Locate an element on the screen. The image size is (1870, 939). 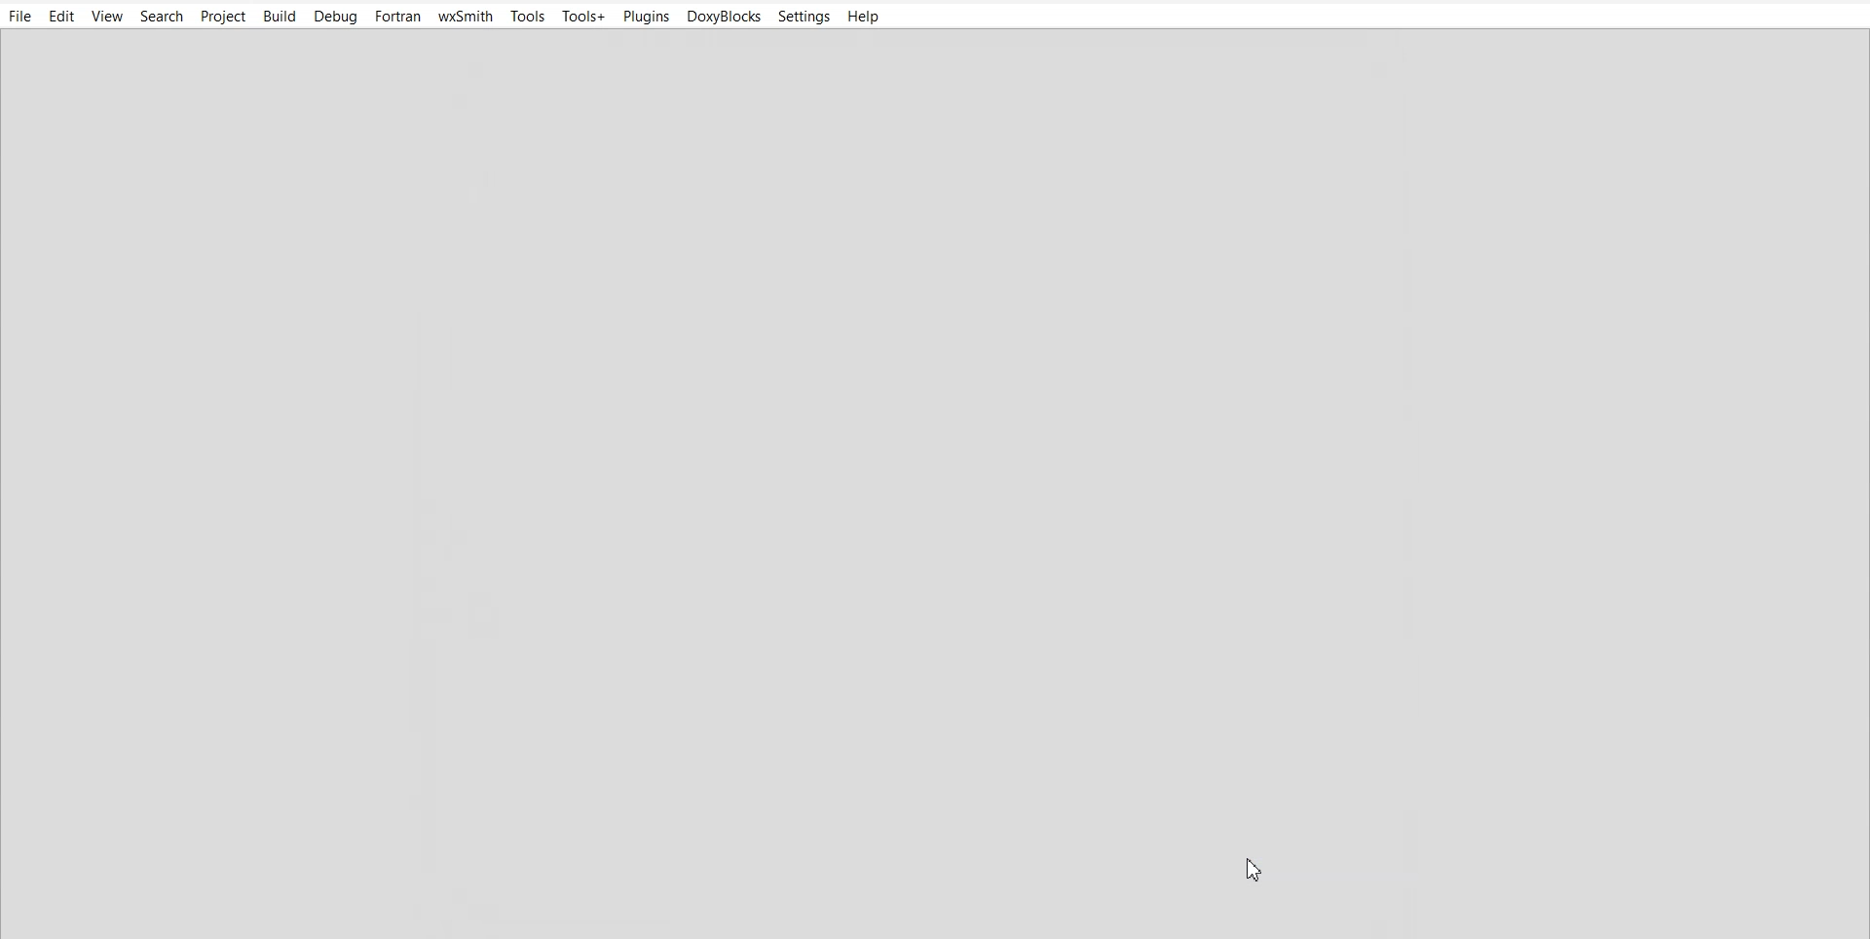
wxSmith is located at coordinates (465, 16).